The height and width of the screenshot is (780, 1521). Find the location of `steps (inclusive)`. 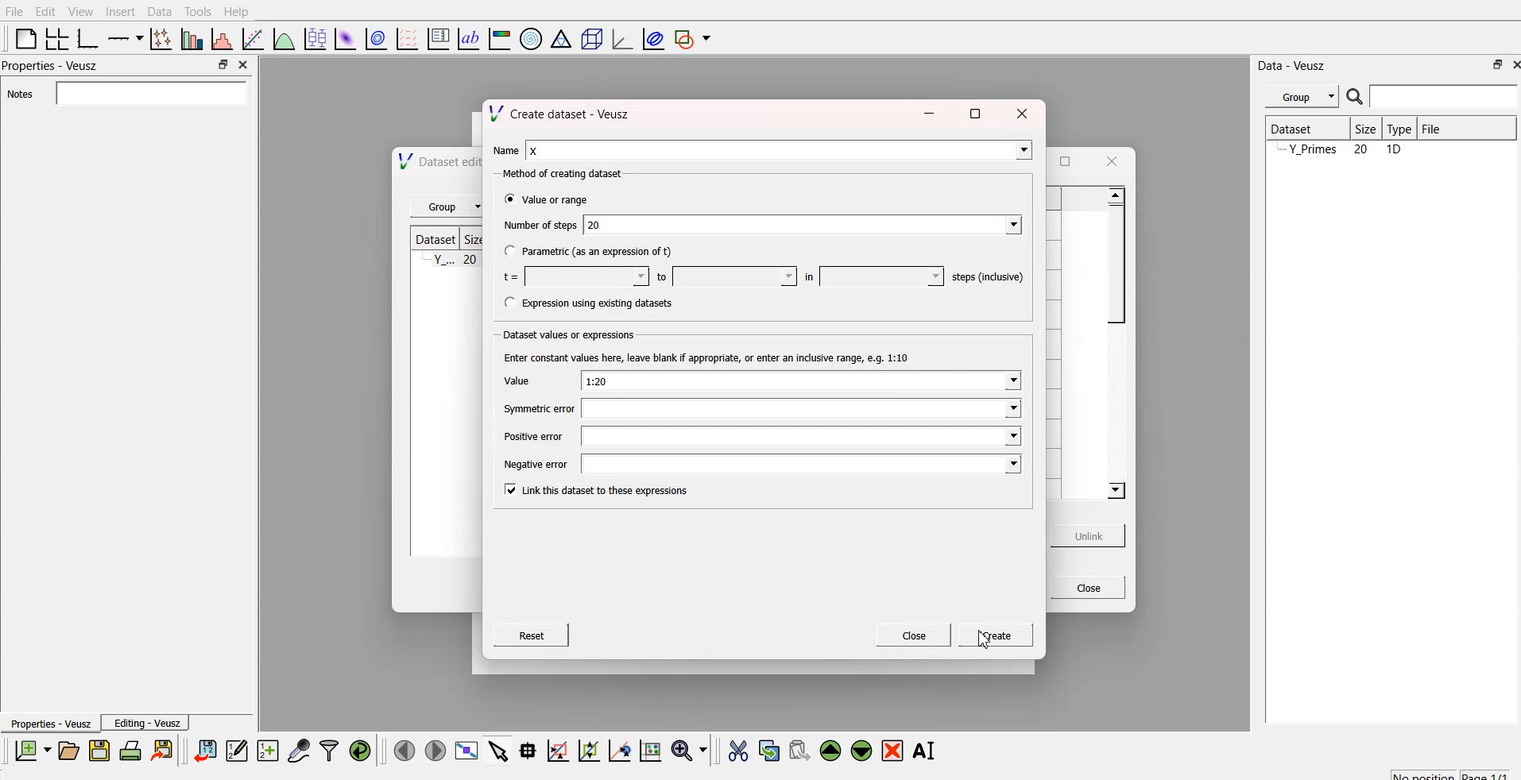

steps (inclusive) is located at coordinates (987, 278).